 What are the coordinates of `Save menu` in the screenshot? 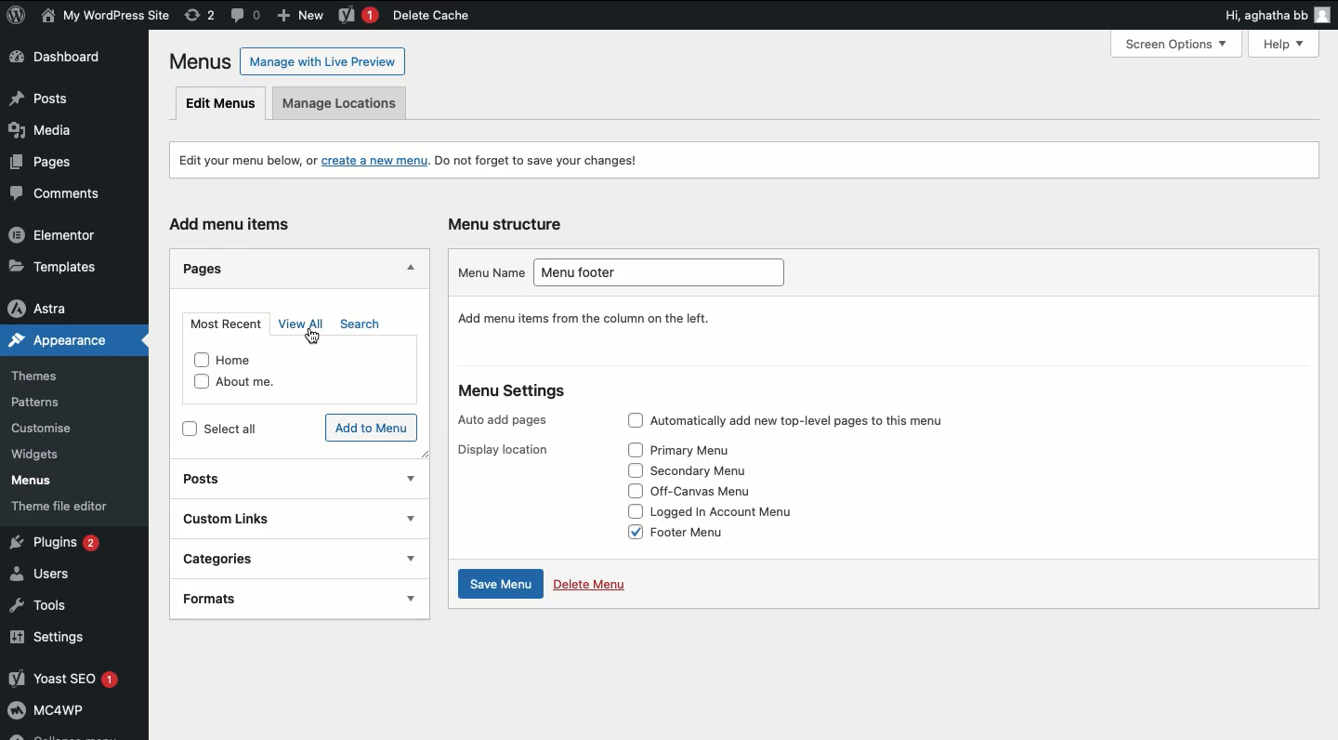 It's located at (502, 586).